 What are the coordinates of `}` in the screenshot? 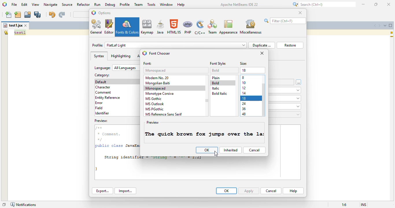 It's located at (97, 168).